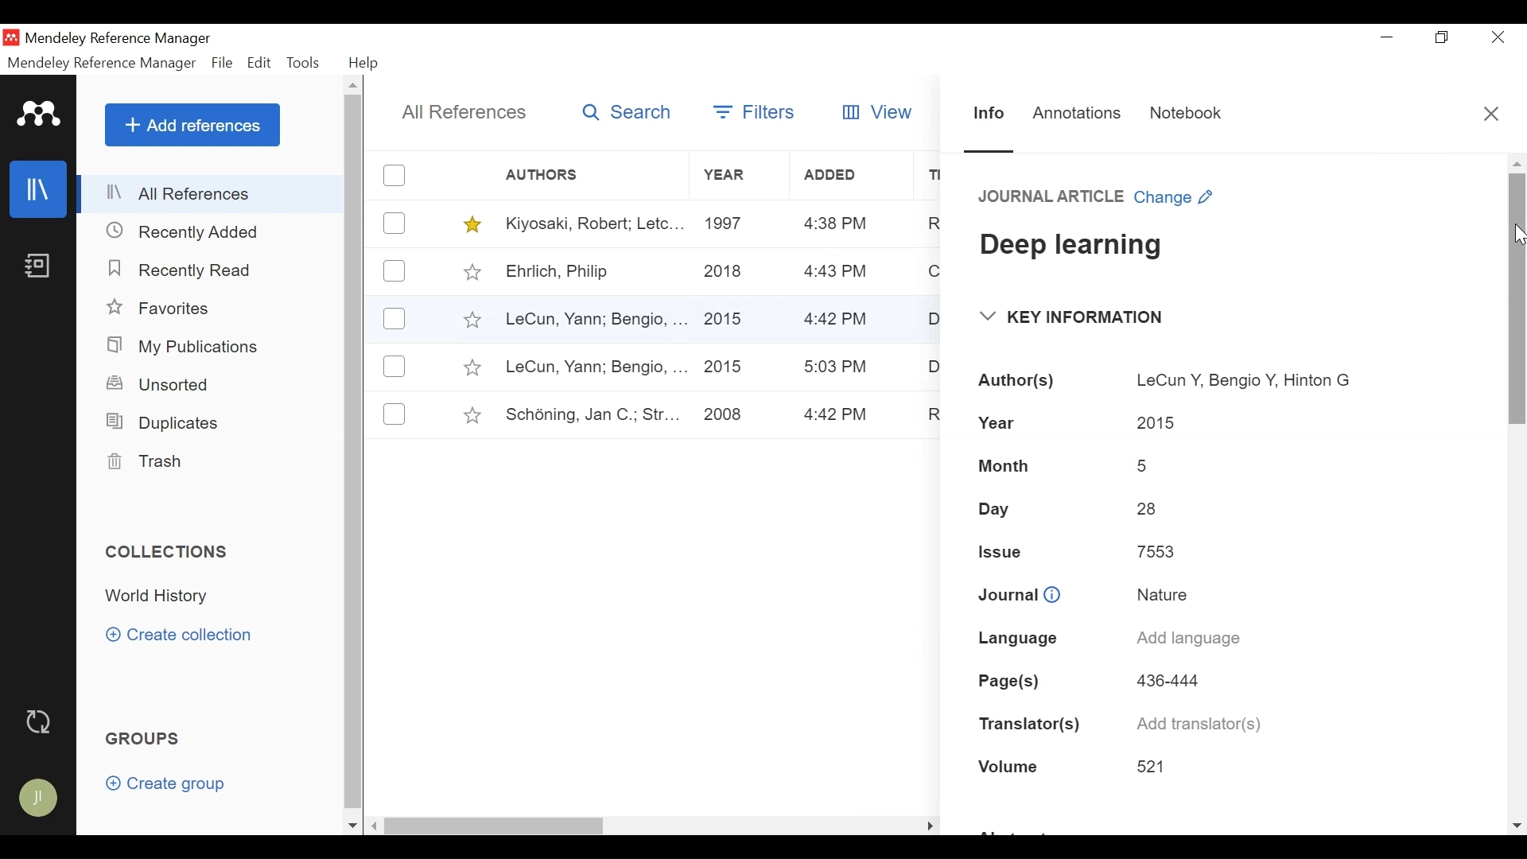 Image resolution: width=1527 pixels, height=859 pixels. I want to click on LeCun, Yann; Bengio, so click(595, 367).